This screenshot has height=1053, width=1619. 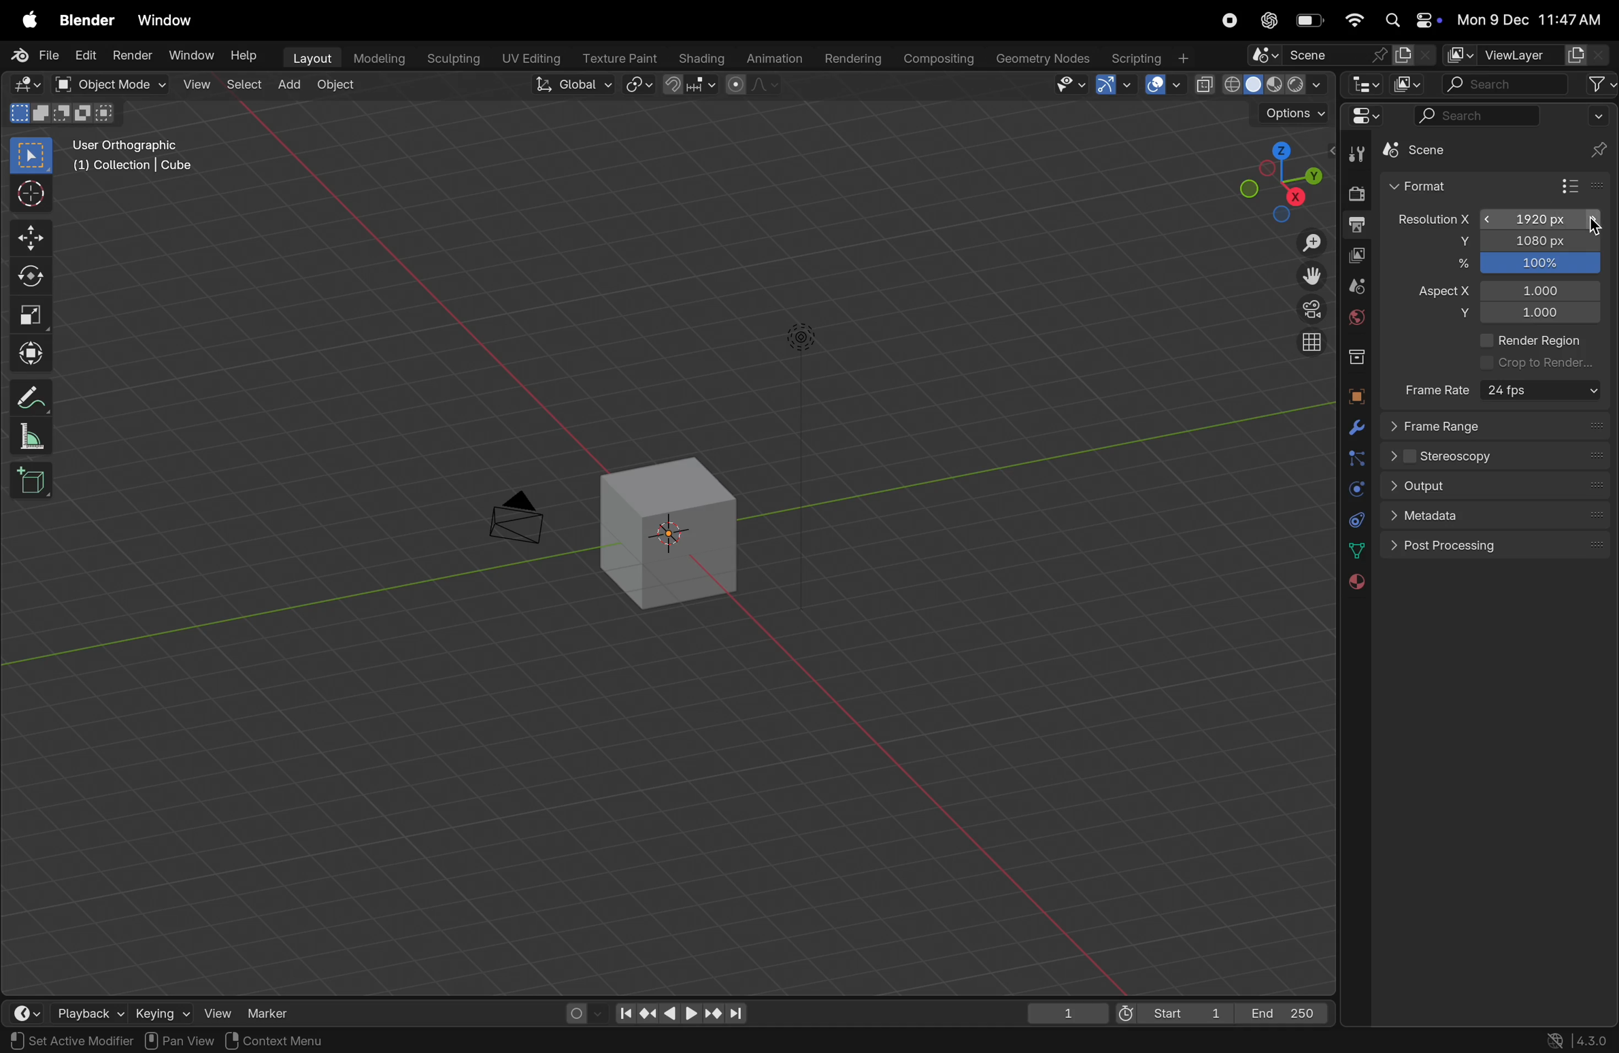 What do you see at coordinates (1353, 550) in the screenshot?
I see `date` at bounding box center [1353, 550].